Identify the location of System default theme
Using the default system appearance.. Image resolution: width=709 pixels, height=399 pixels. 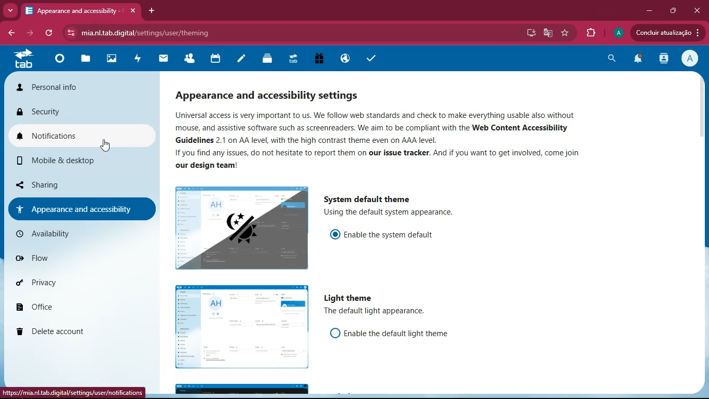
(389, 208).